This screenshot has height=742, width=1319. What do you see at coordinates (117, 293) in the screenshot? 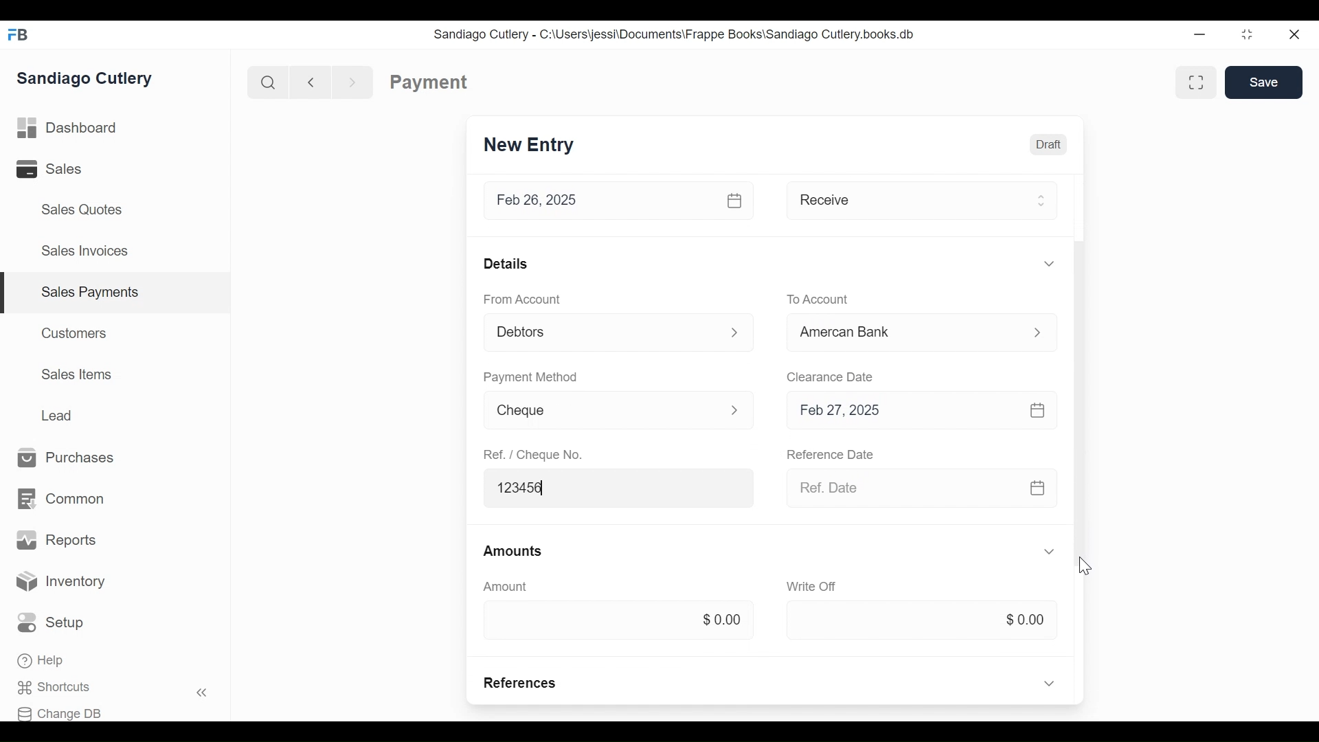
I see `| Sales Payments` at bounding box center [117, 293].